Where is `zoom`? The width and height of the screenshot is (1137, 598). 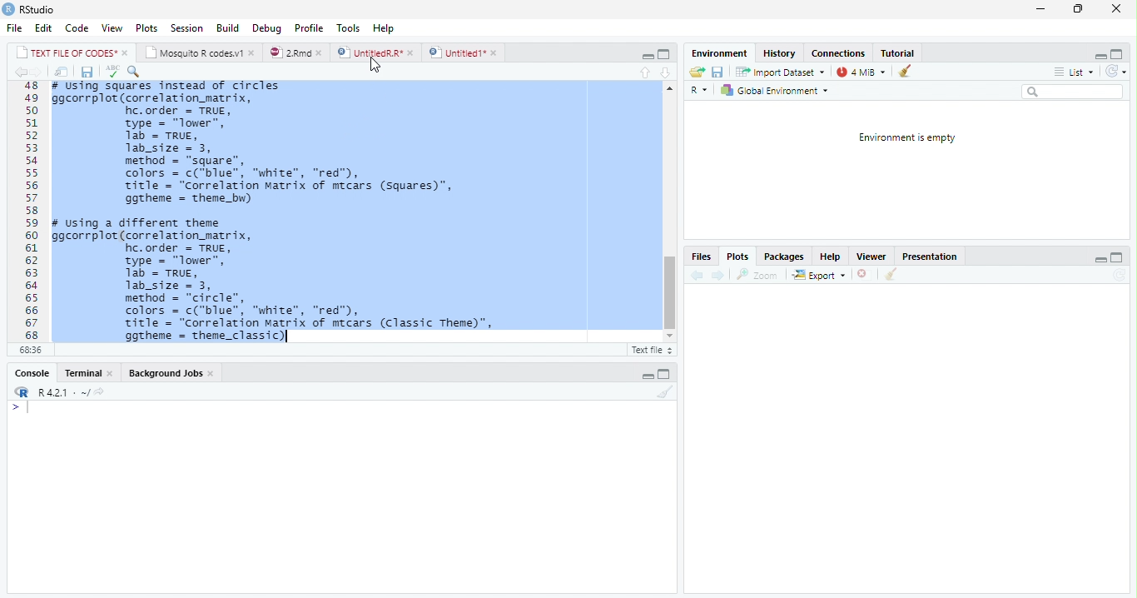
zoom is located at coordinates (761, 275).